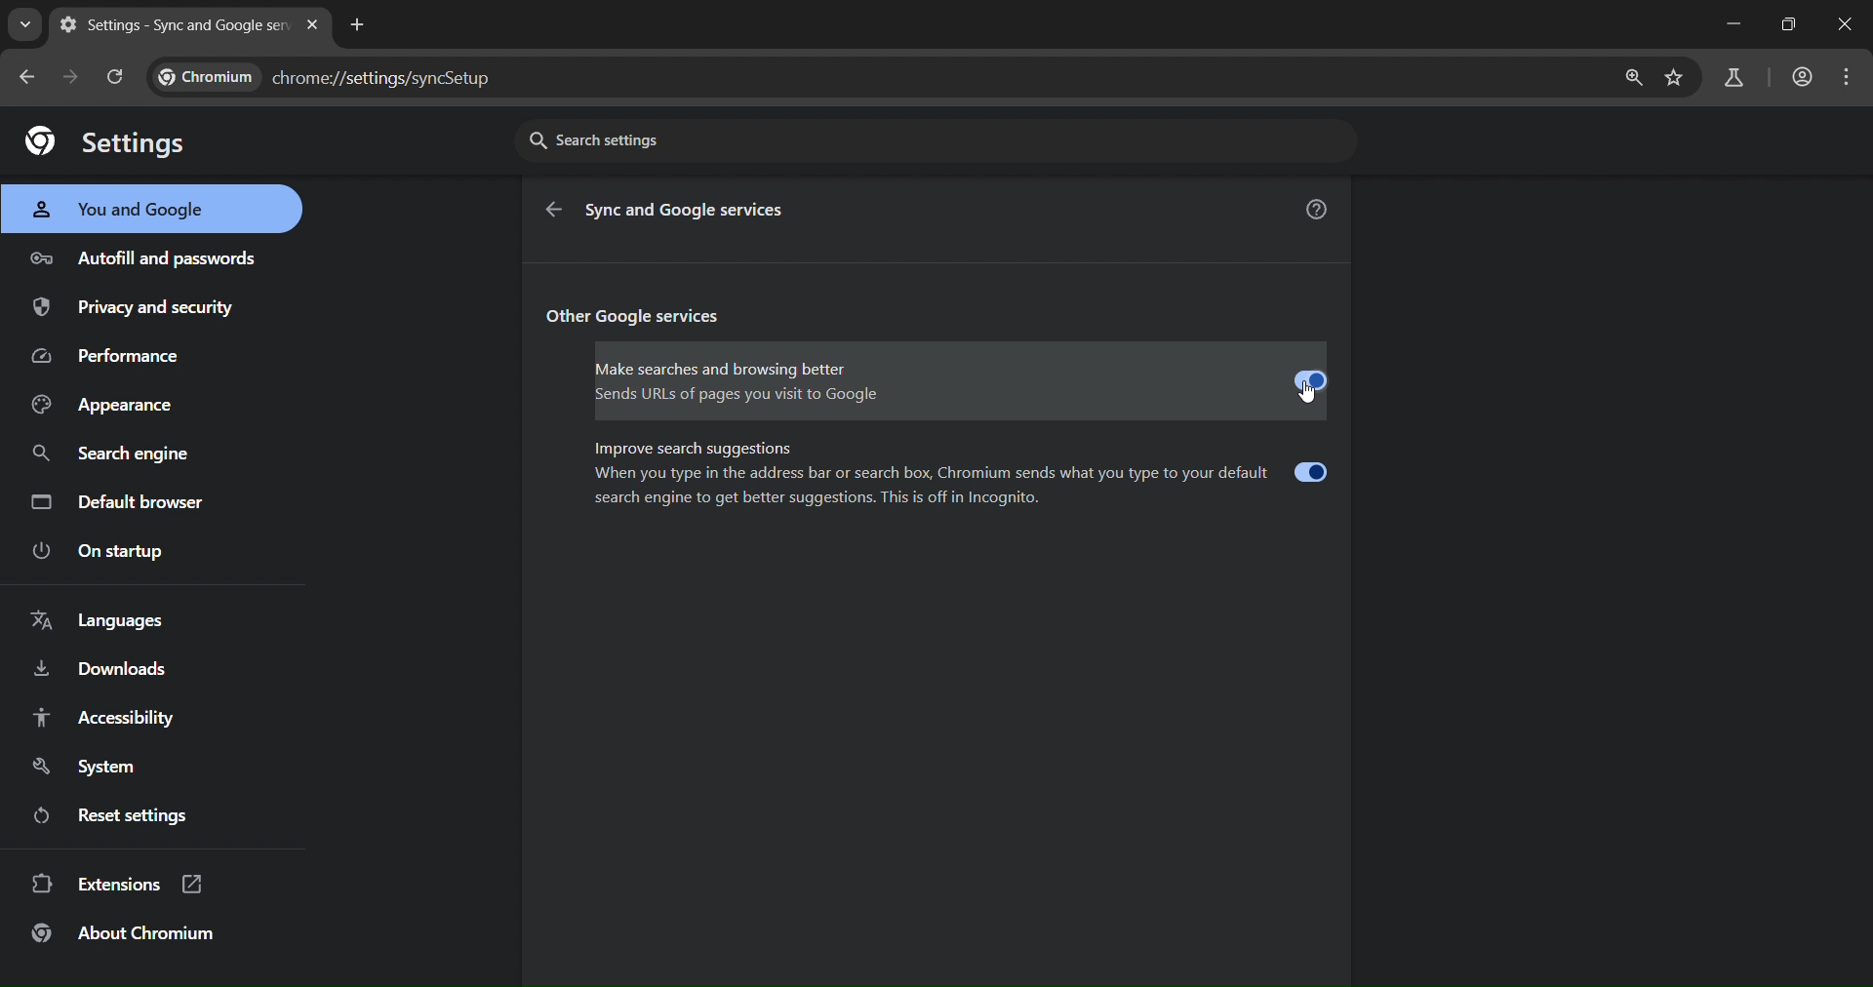  What do you see at coordinates (122, 504) in the screenshot?
I see `default browser` at bounding box center [122, 504].